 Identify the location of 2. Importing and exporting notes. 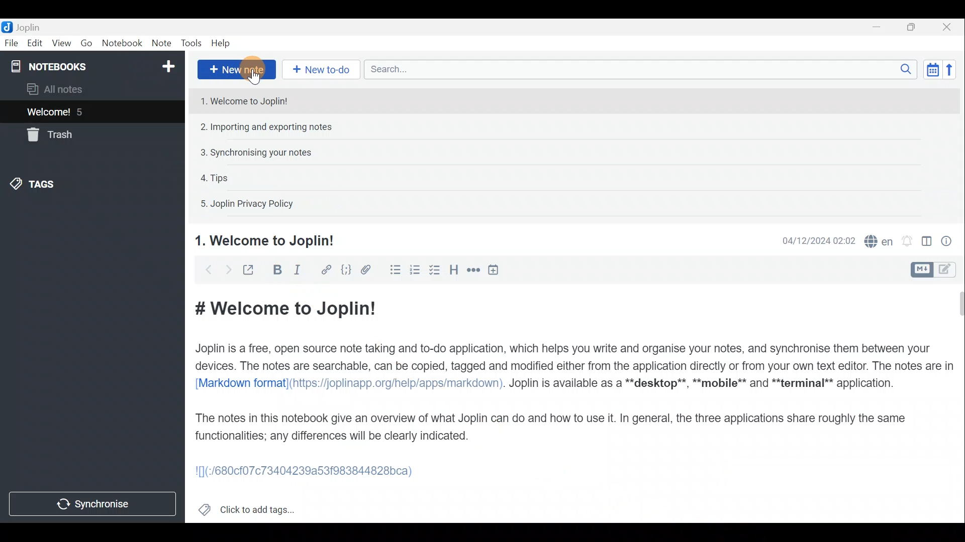
(268, 127).